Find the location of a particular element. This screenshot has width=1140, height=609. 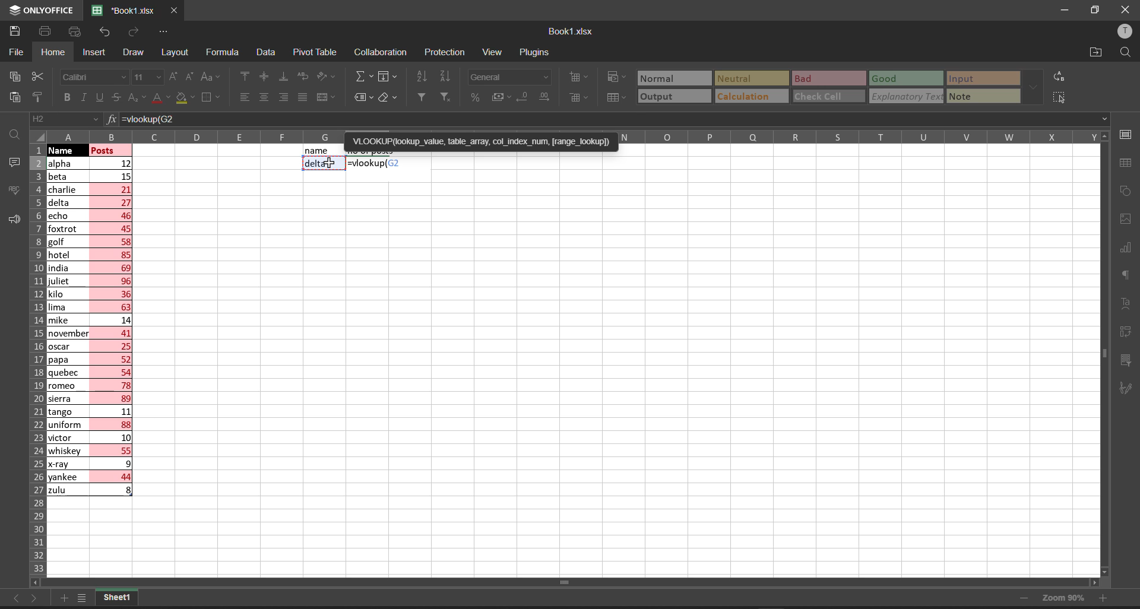

move to the sheet right to current sheet is located at coordinates (36, 601).